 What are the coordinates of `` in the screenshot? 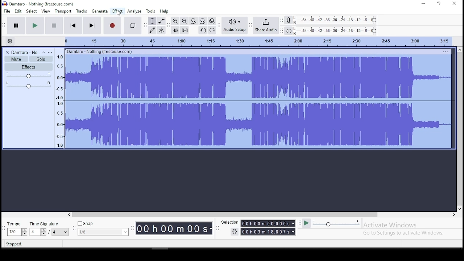 It's located at (4, 228).